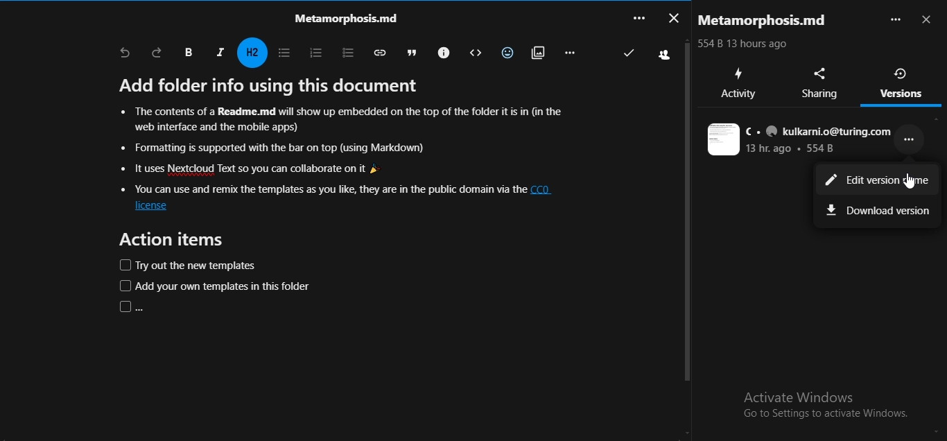  I want to click on edit version name, so click(876, 182).